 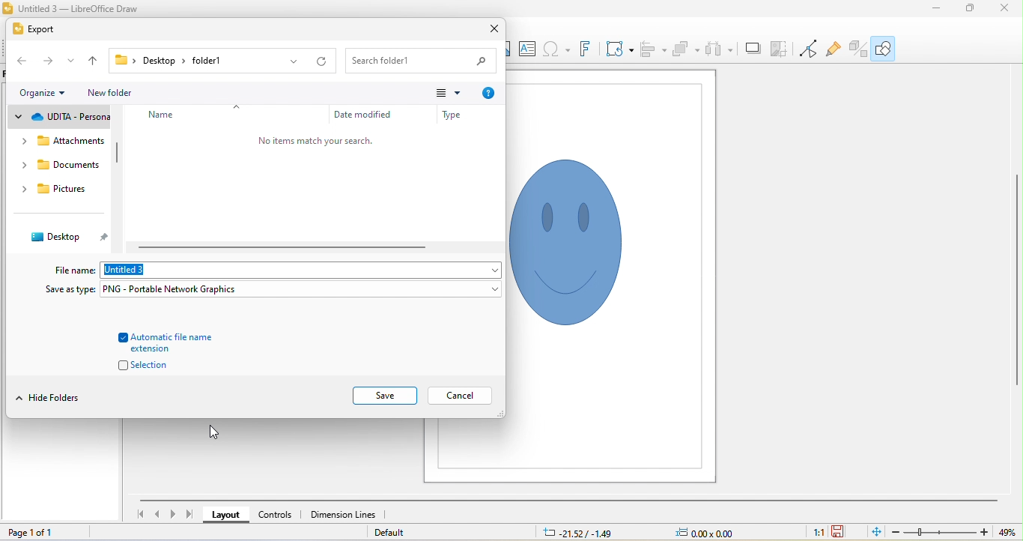 I want to click on organize, so click(x=36, y=92).